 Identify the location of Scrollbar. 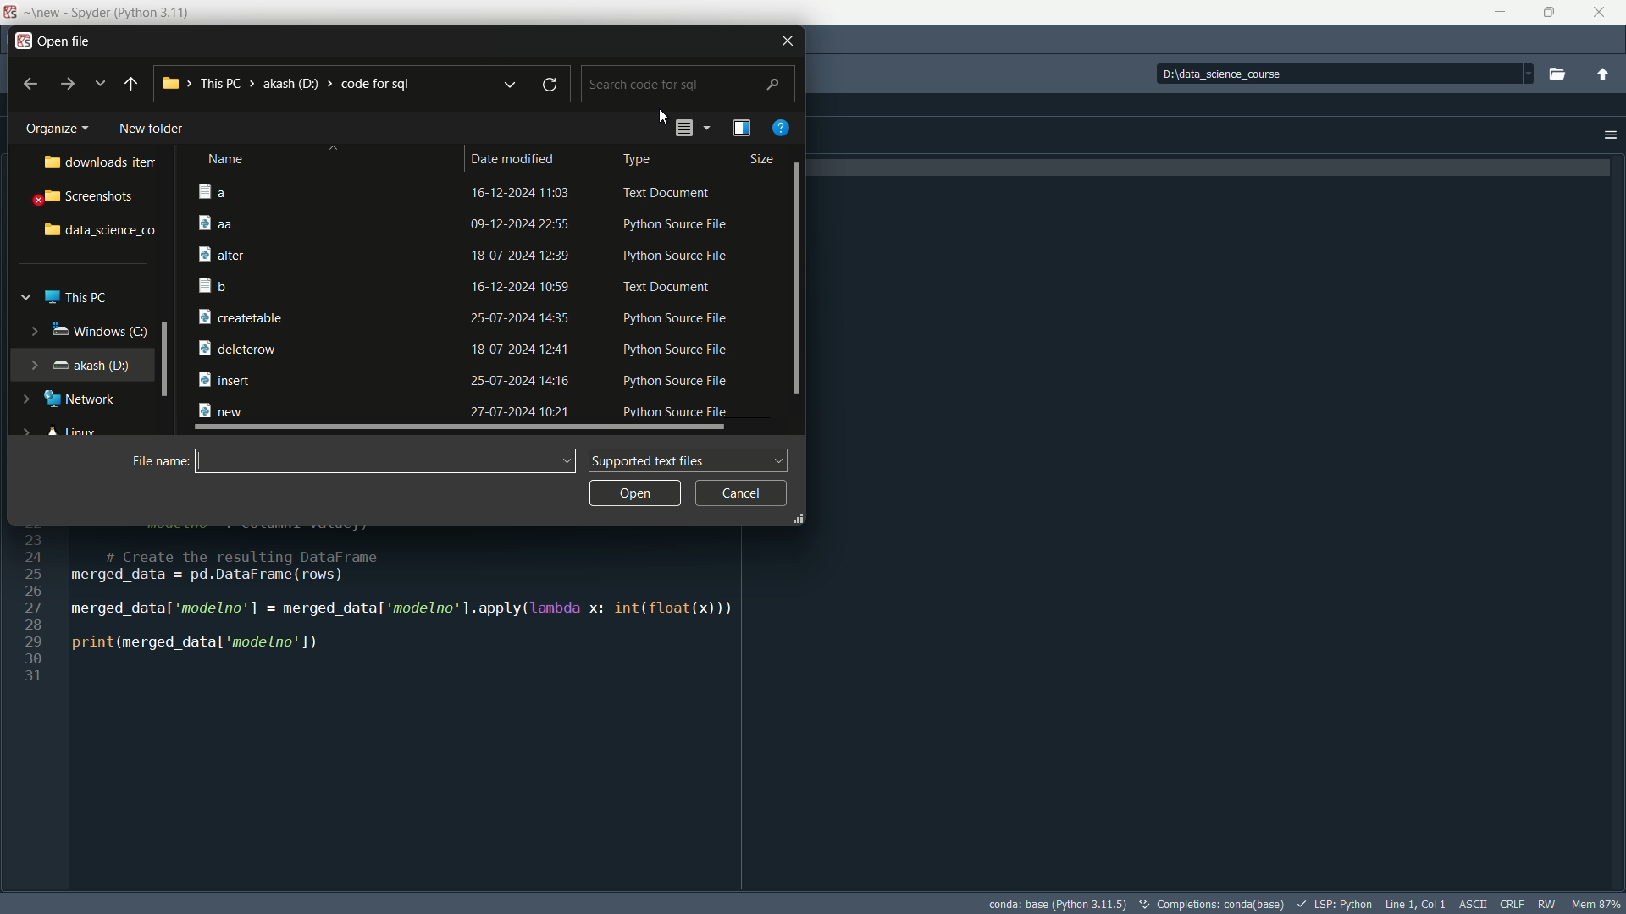
(163, 359).